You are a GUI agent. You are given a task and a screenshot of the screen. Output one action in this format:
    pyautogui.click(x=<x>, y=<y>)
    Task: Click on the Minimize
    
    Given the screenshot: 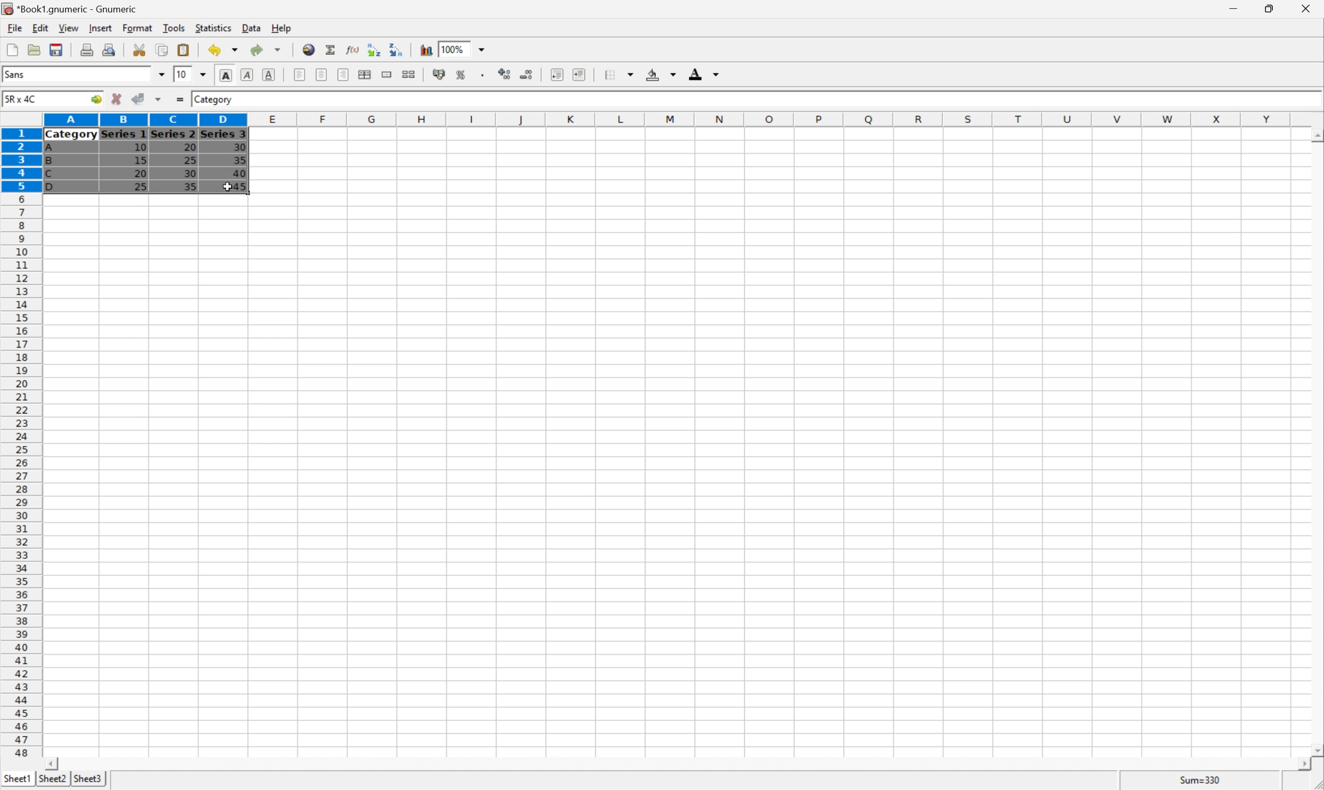 What is the action you would take?
    pyautogui.click(x=1230, y=9)
    